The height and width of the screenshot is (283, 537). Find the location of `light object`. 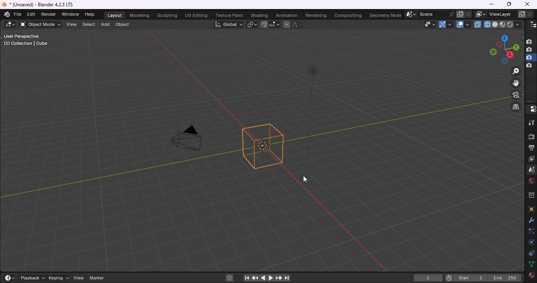

light object is located at coordinates (314, 119).